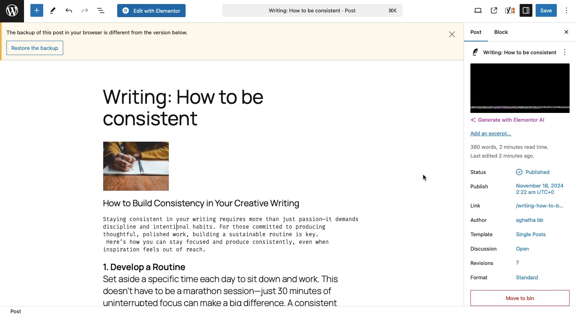  What do you see at coordinates (504, 32) in the screenshot?
I see `Block` at bounding box center [504, 32].